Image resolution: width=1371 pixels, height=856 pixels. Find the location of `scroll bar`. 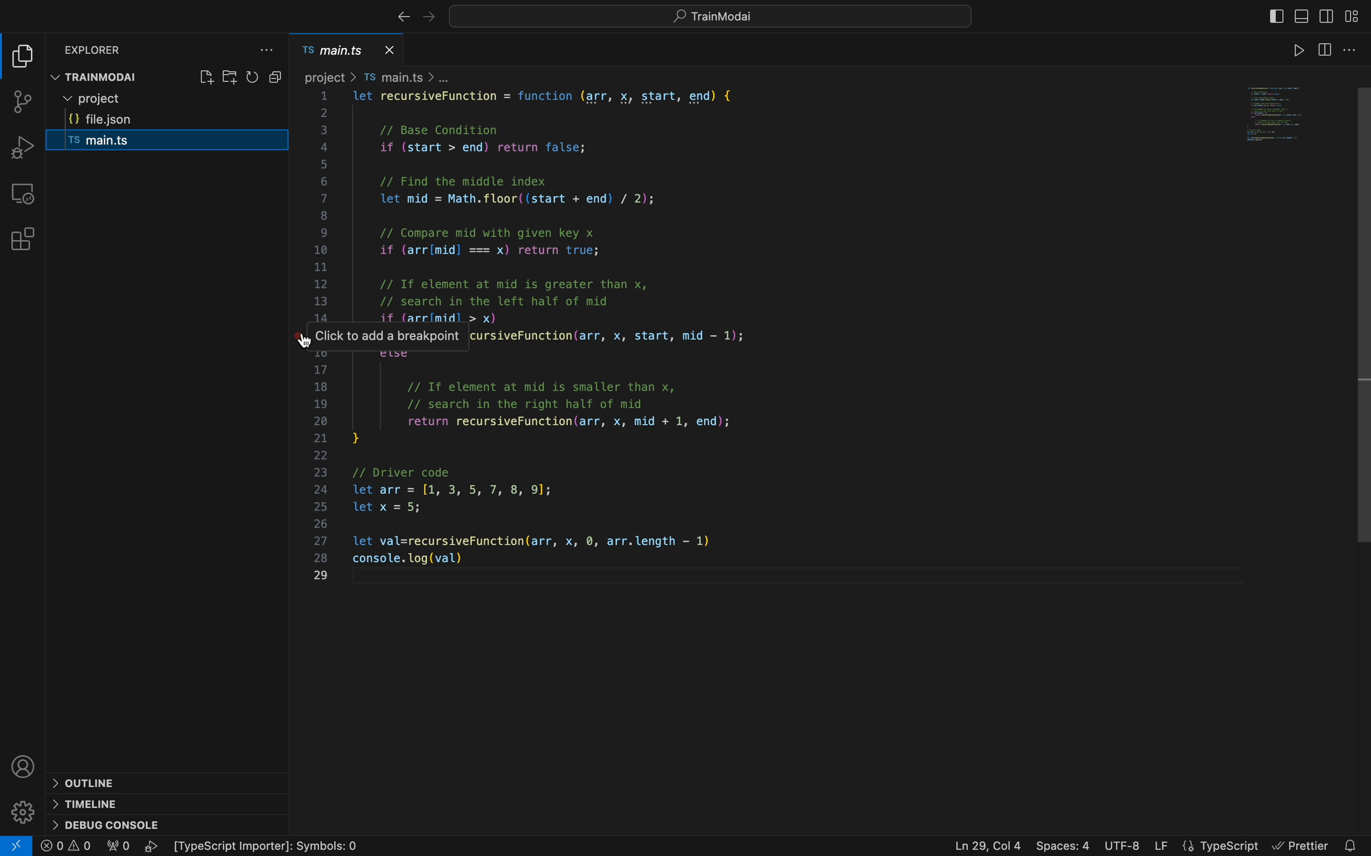

scroll bar is located at coordinates (1360, 335).